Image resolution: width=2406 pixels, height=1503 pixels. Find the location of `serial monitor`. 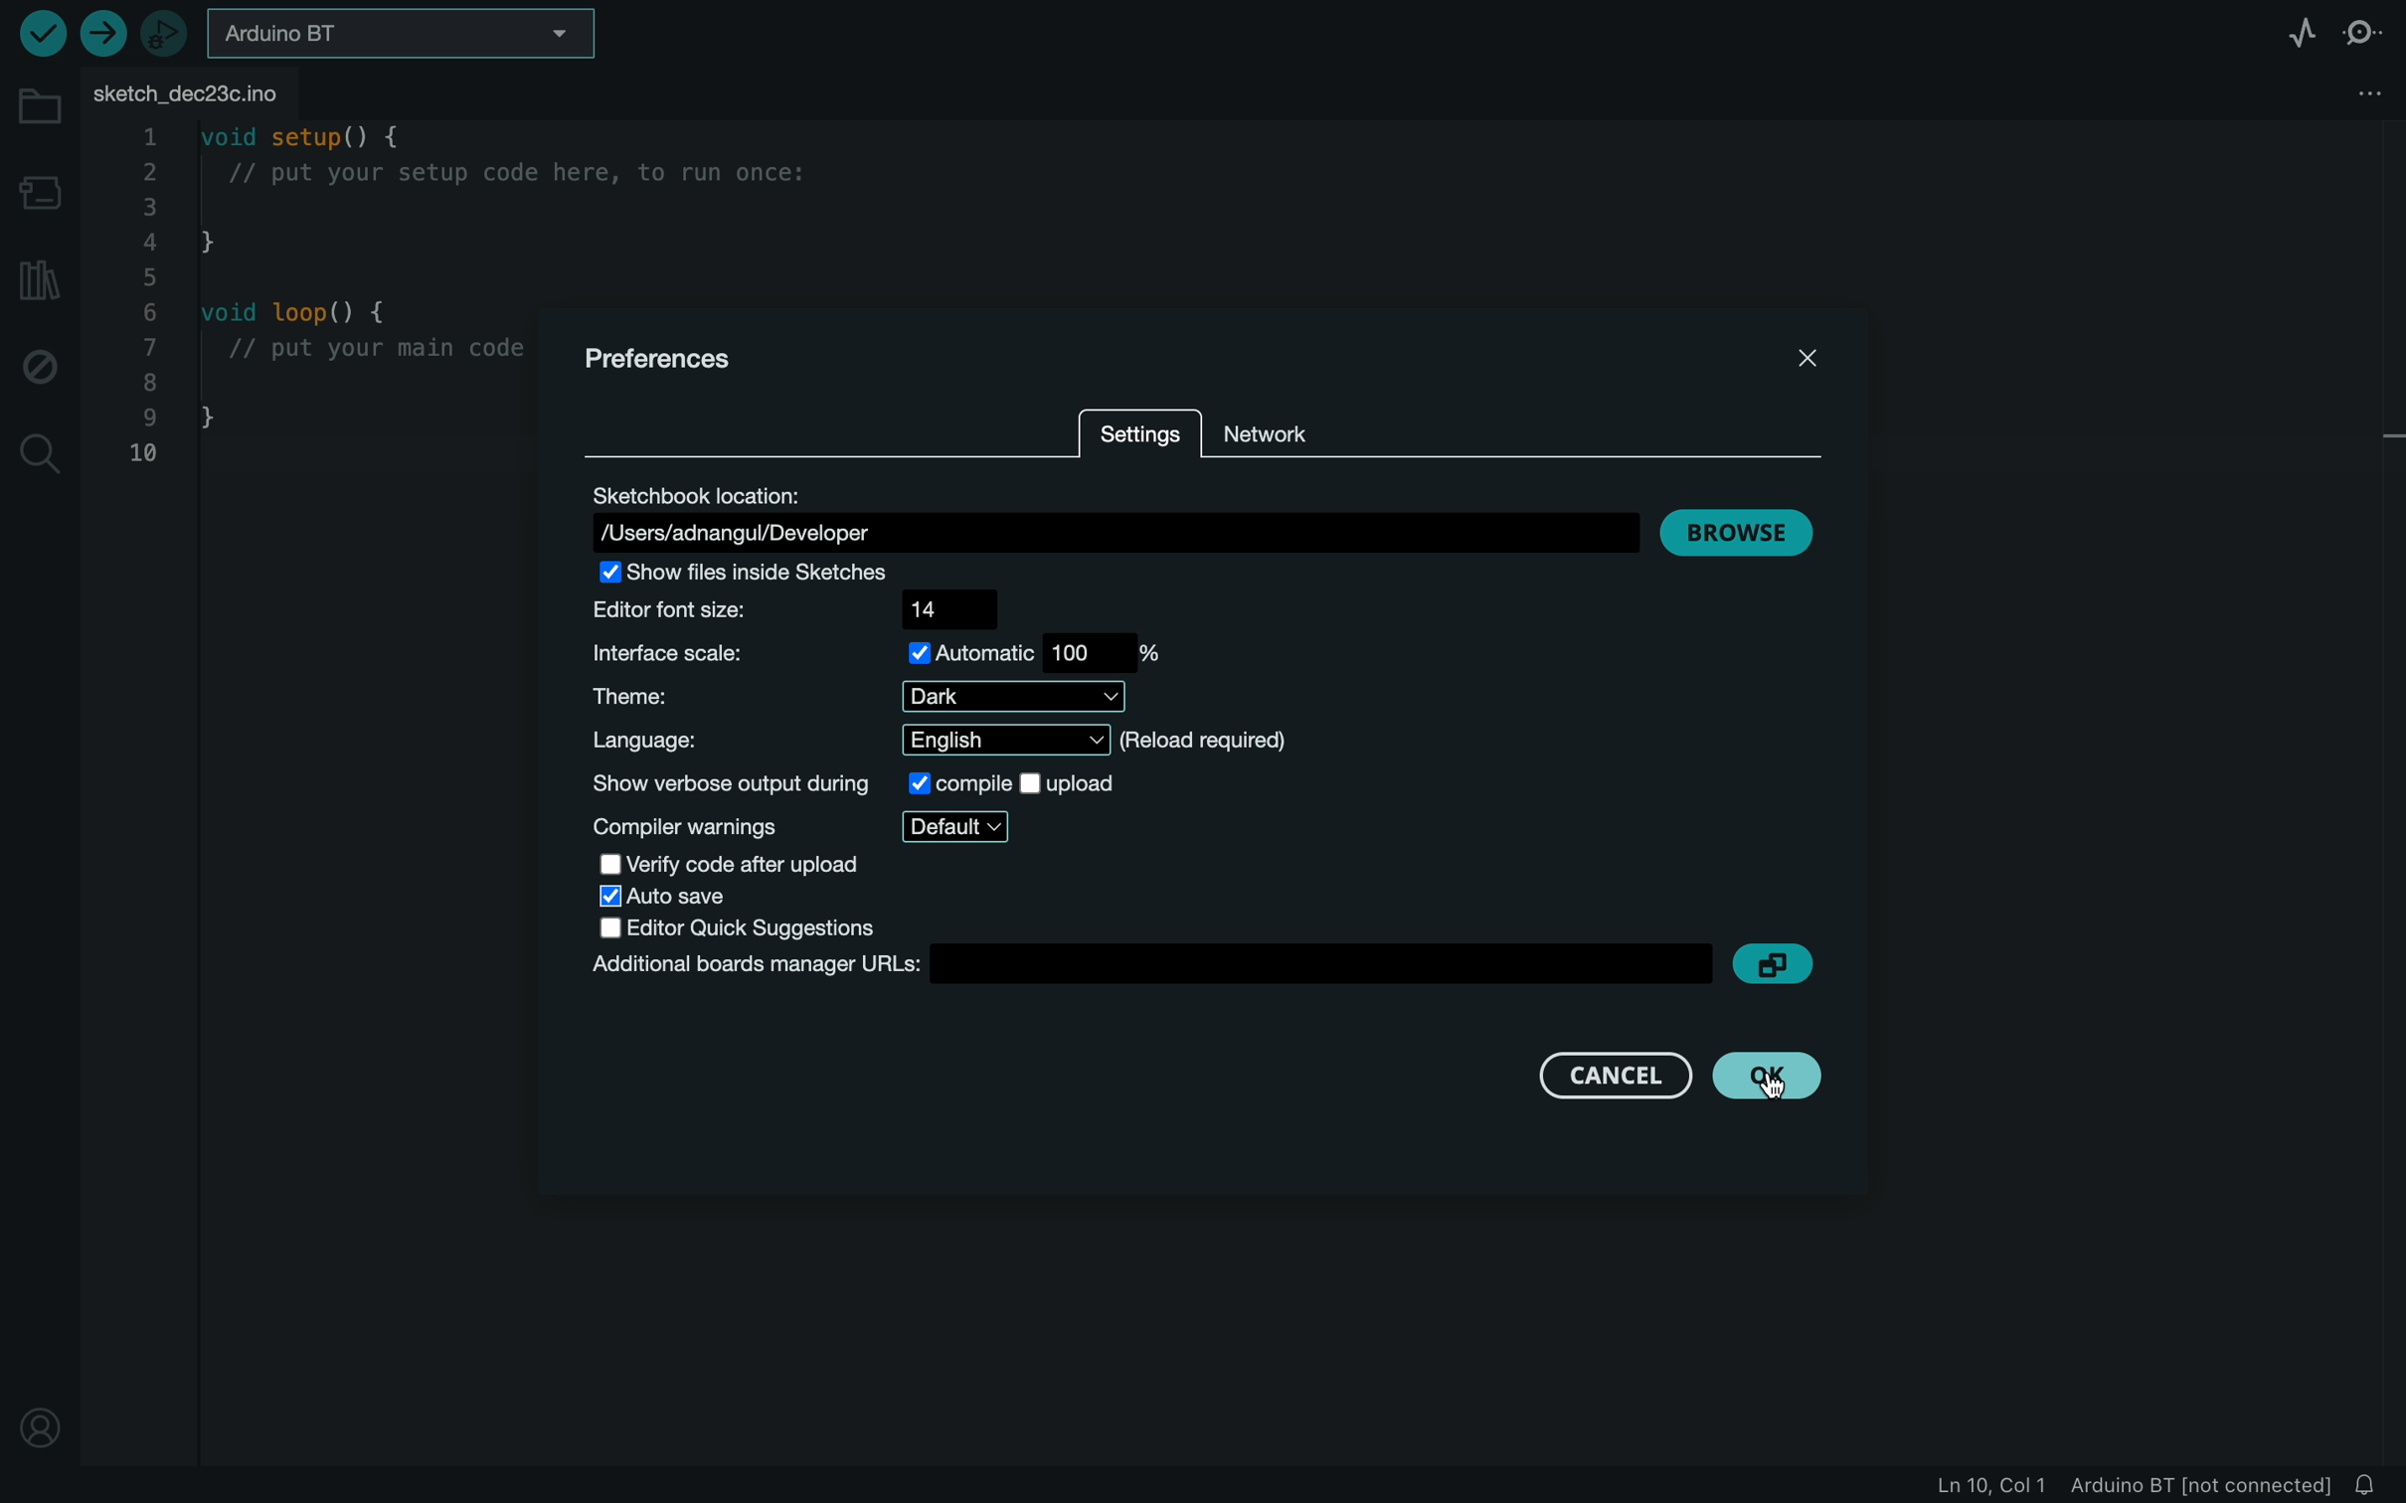

serial monitor is located at coordinates (2363, 33).